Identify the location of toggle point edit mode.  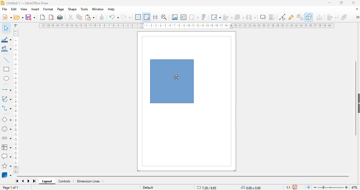
(282, 17).